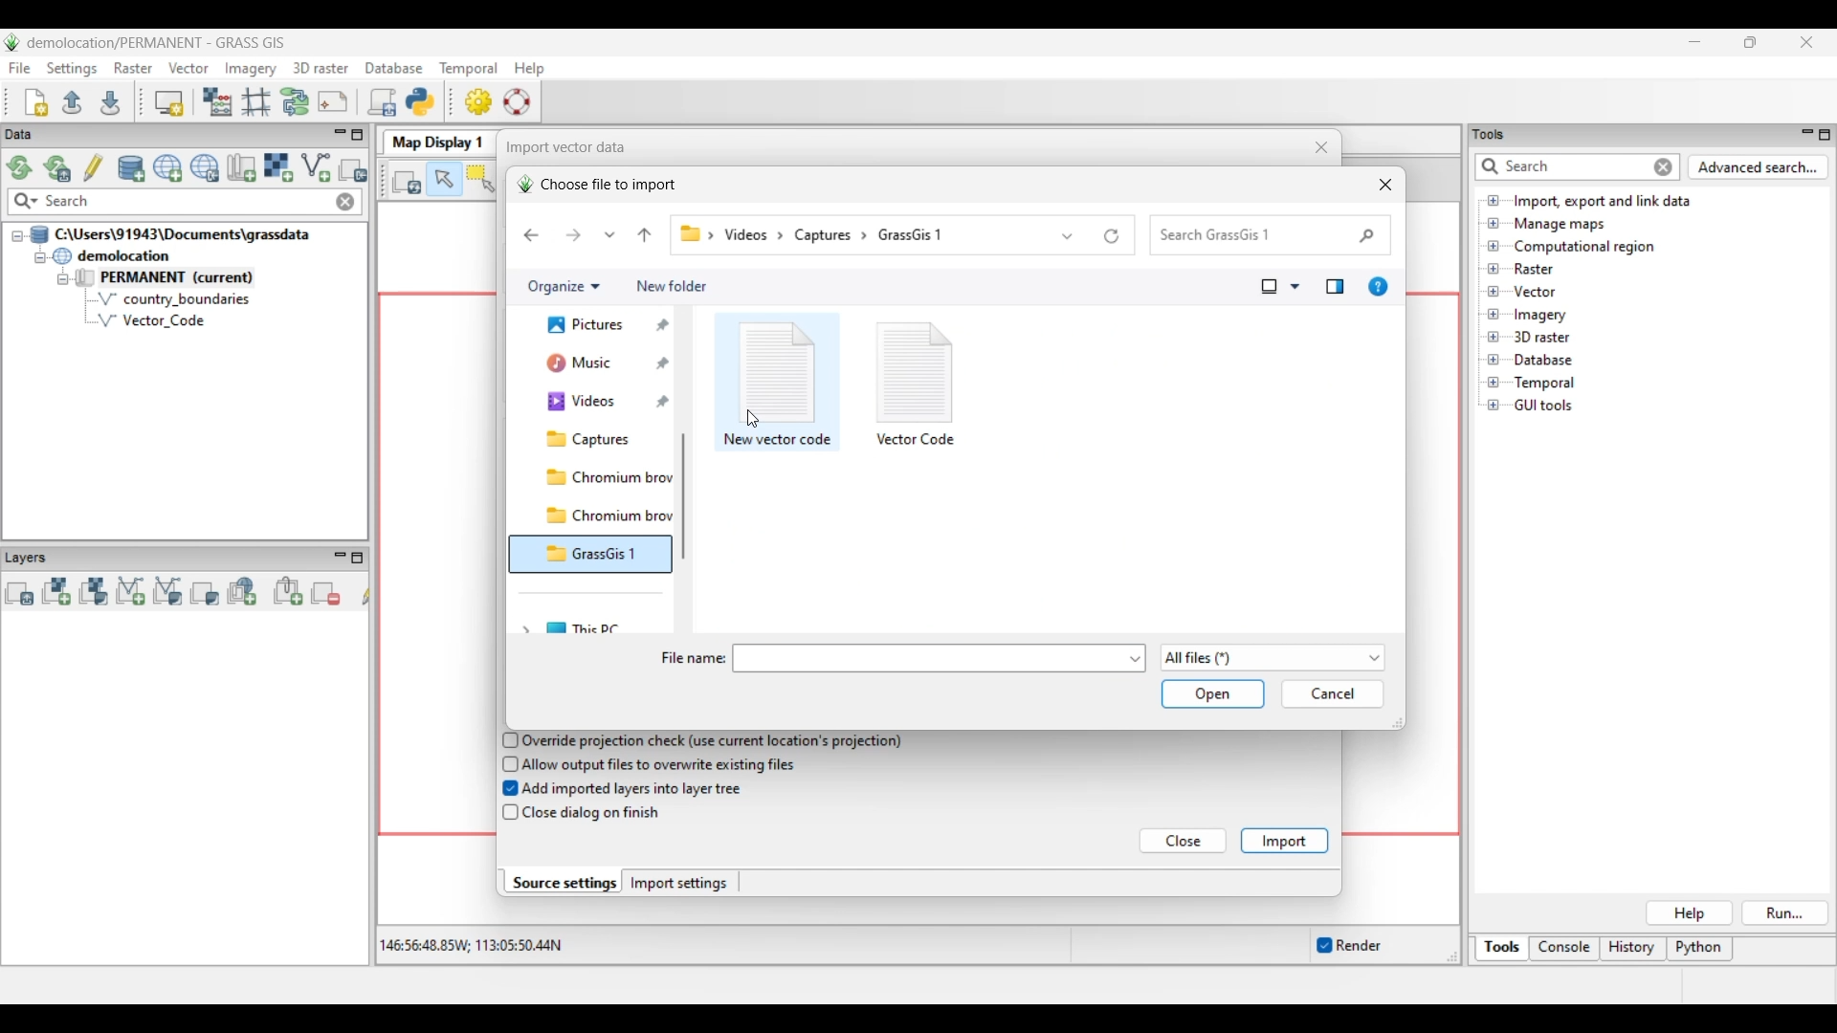  What do you see at coordinates (1494, 360) in the screenshot?
I see `Click to open Database` at bounding box center [1494, 360].